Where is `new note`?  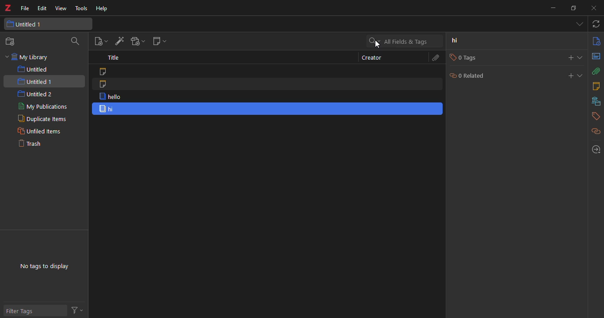
new note is located at coordinates (161, 41).